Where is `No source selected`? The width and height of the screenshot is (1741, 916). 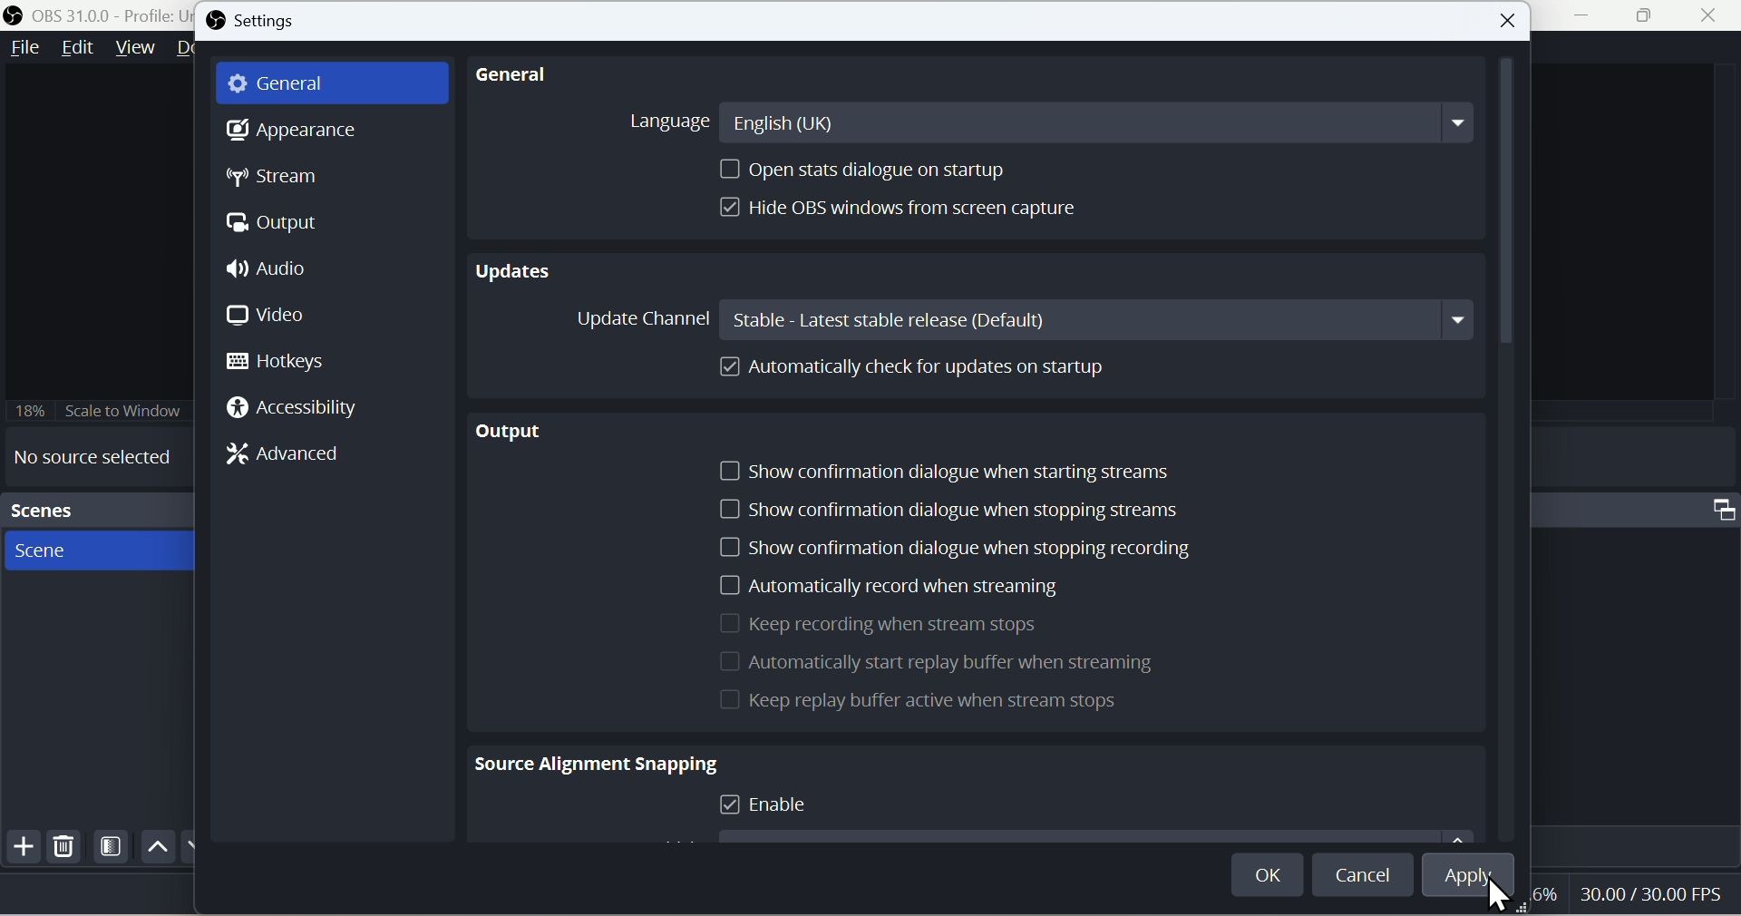
No source selected is located at coordinates (98, 459).